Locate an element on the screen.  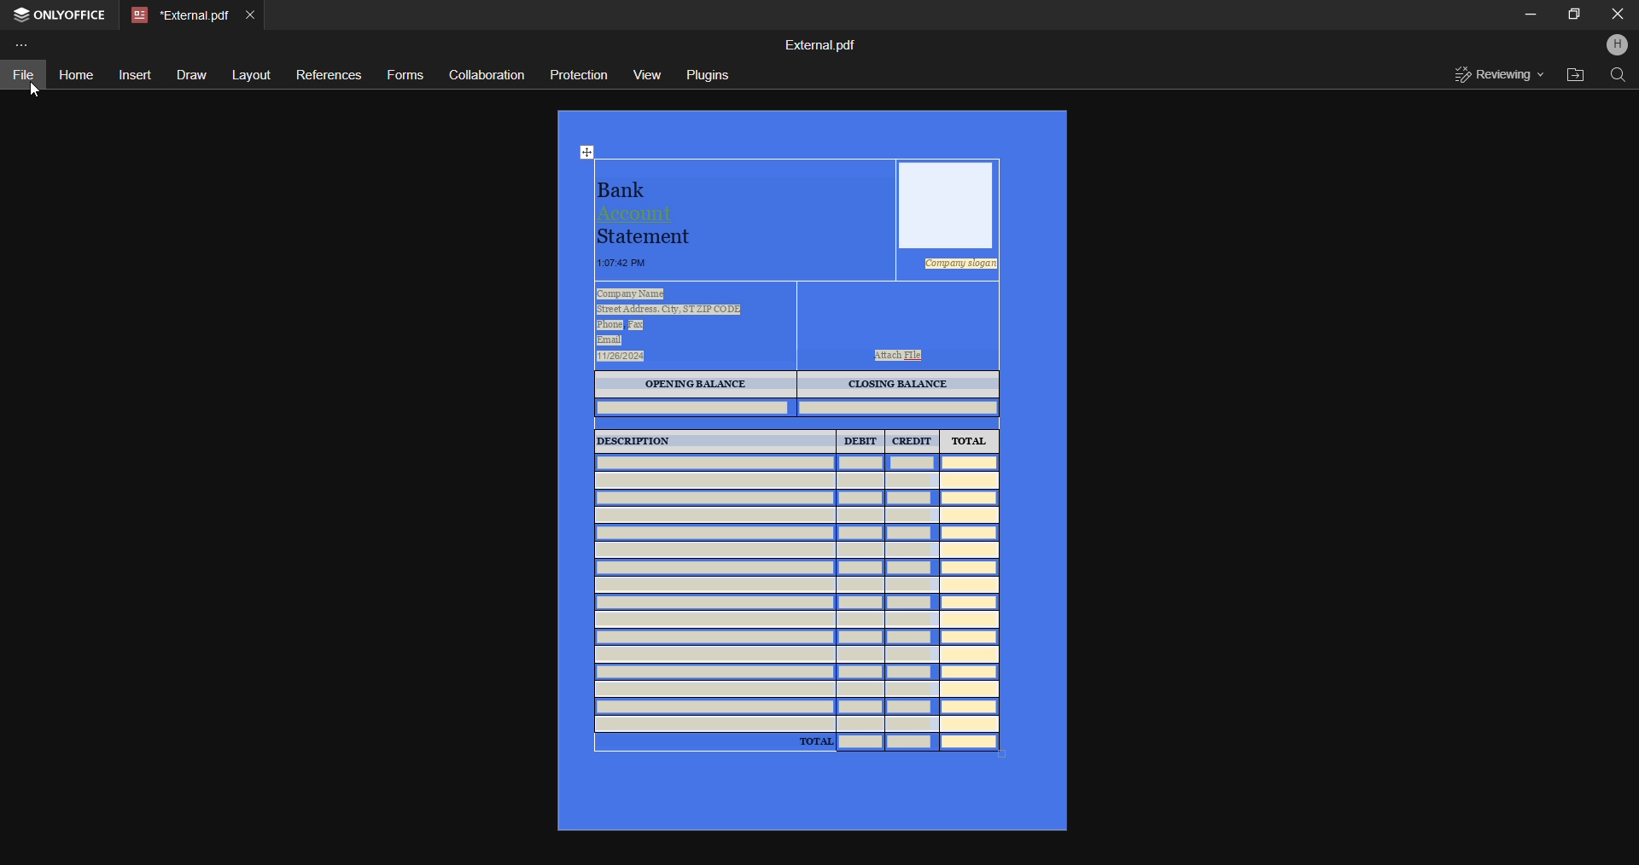
Collaboration is located at coordinates (484, 76).